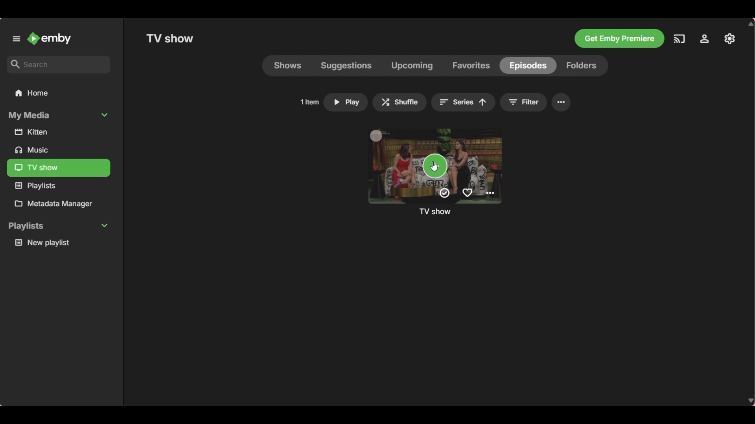 Image resolution: width=755 pixels, height=424 pixels. Describe the element at coordinates (620, 38) in the screenshot. I see `Get Emby premiere` at that location.